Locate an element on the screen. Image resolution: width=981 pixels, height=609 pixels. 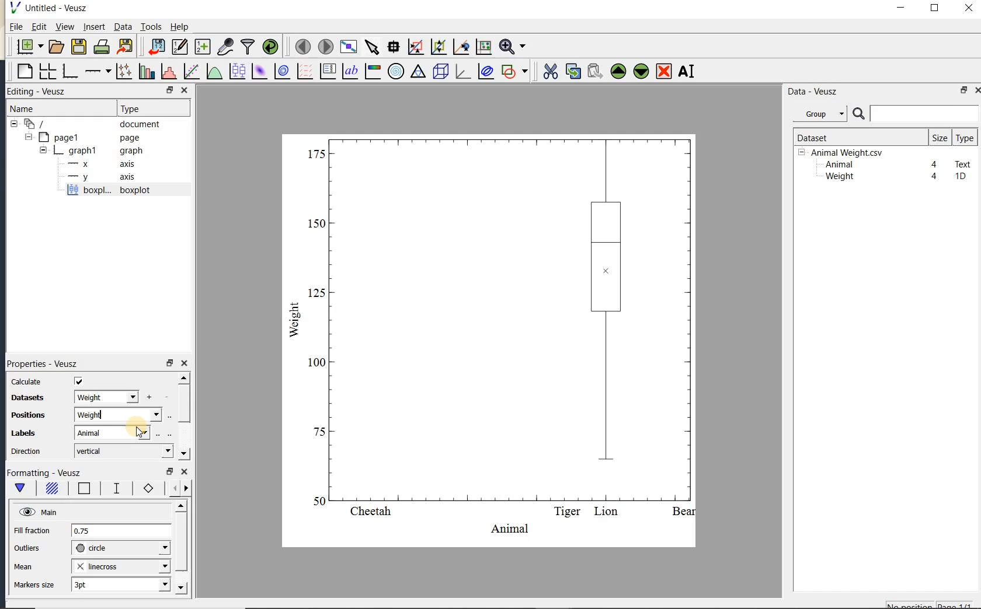
1D is located at coordinates (960, 176).